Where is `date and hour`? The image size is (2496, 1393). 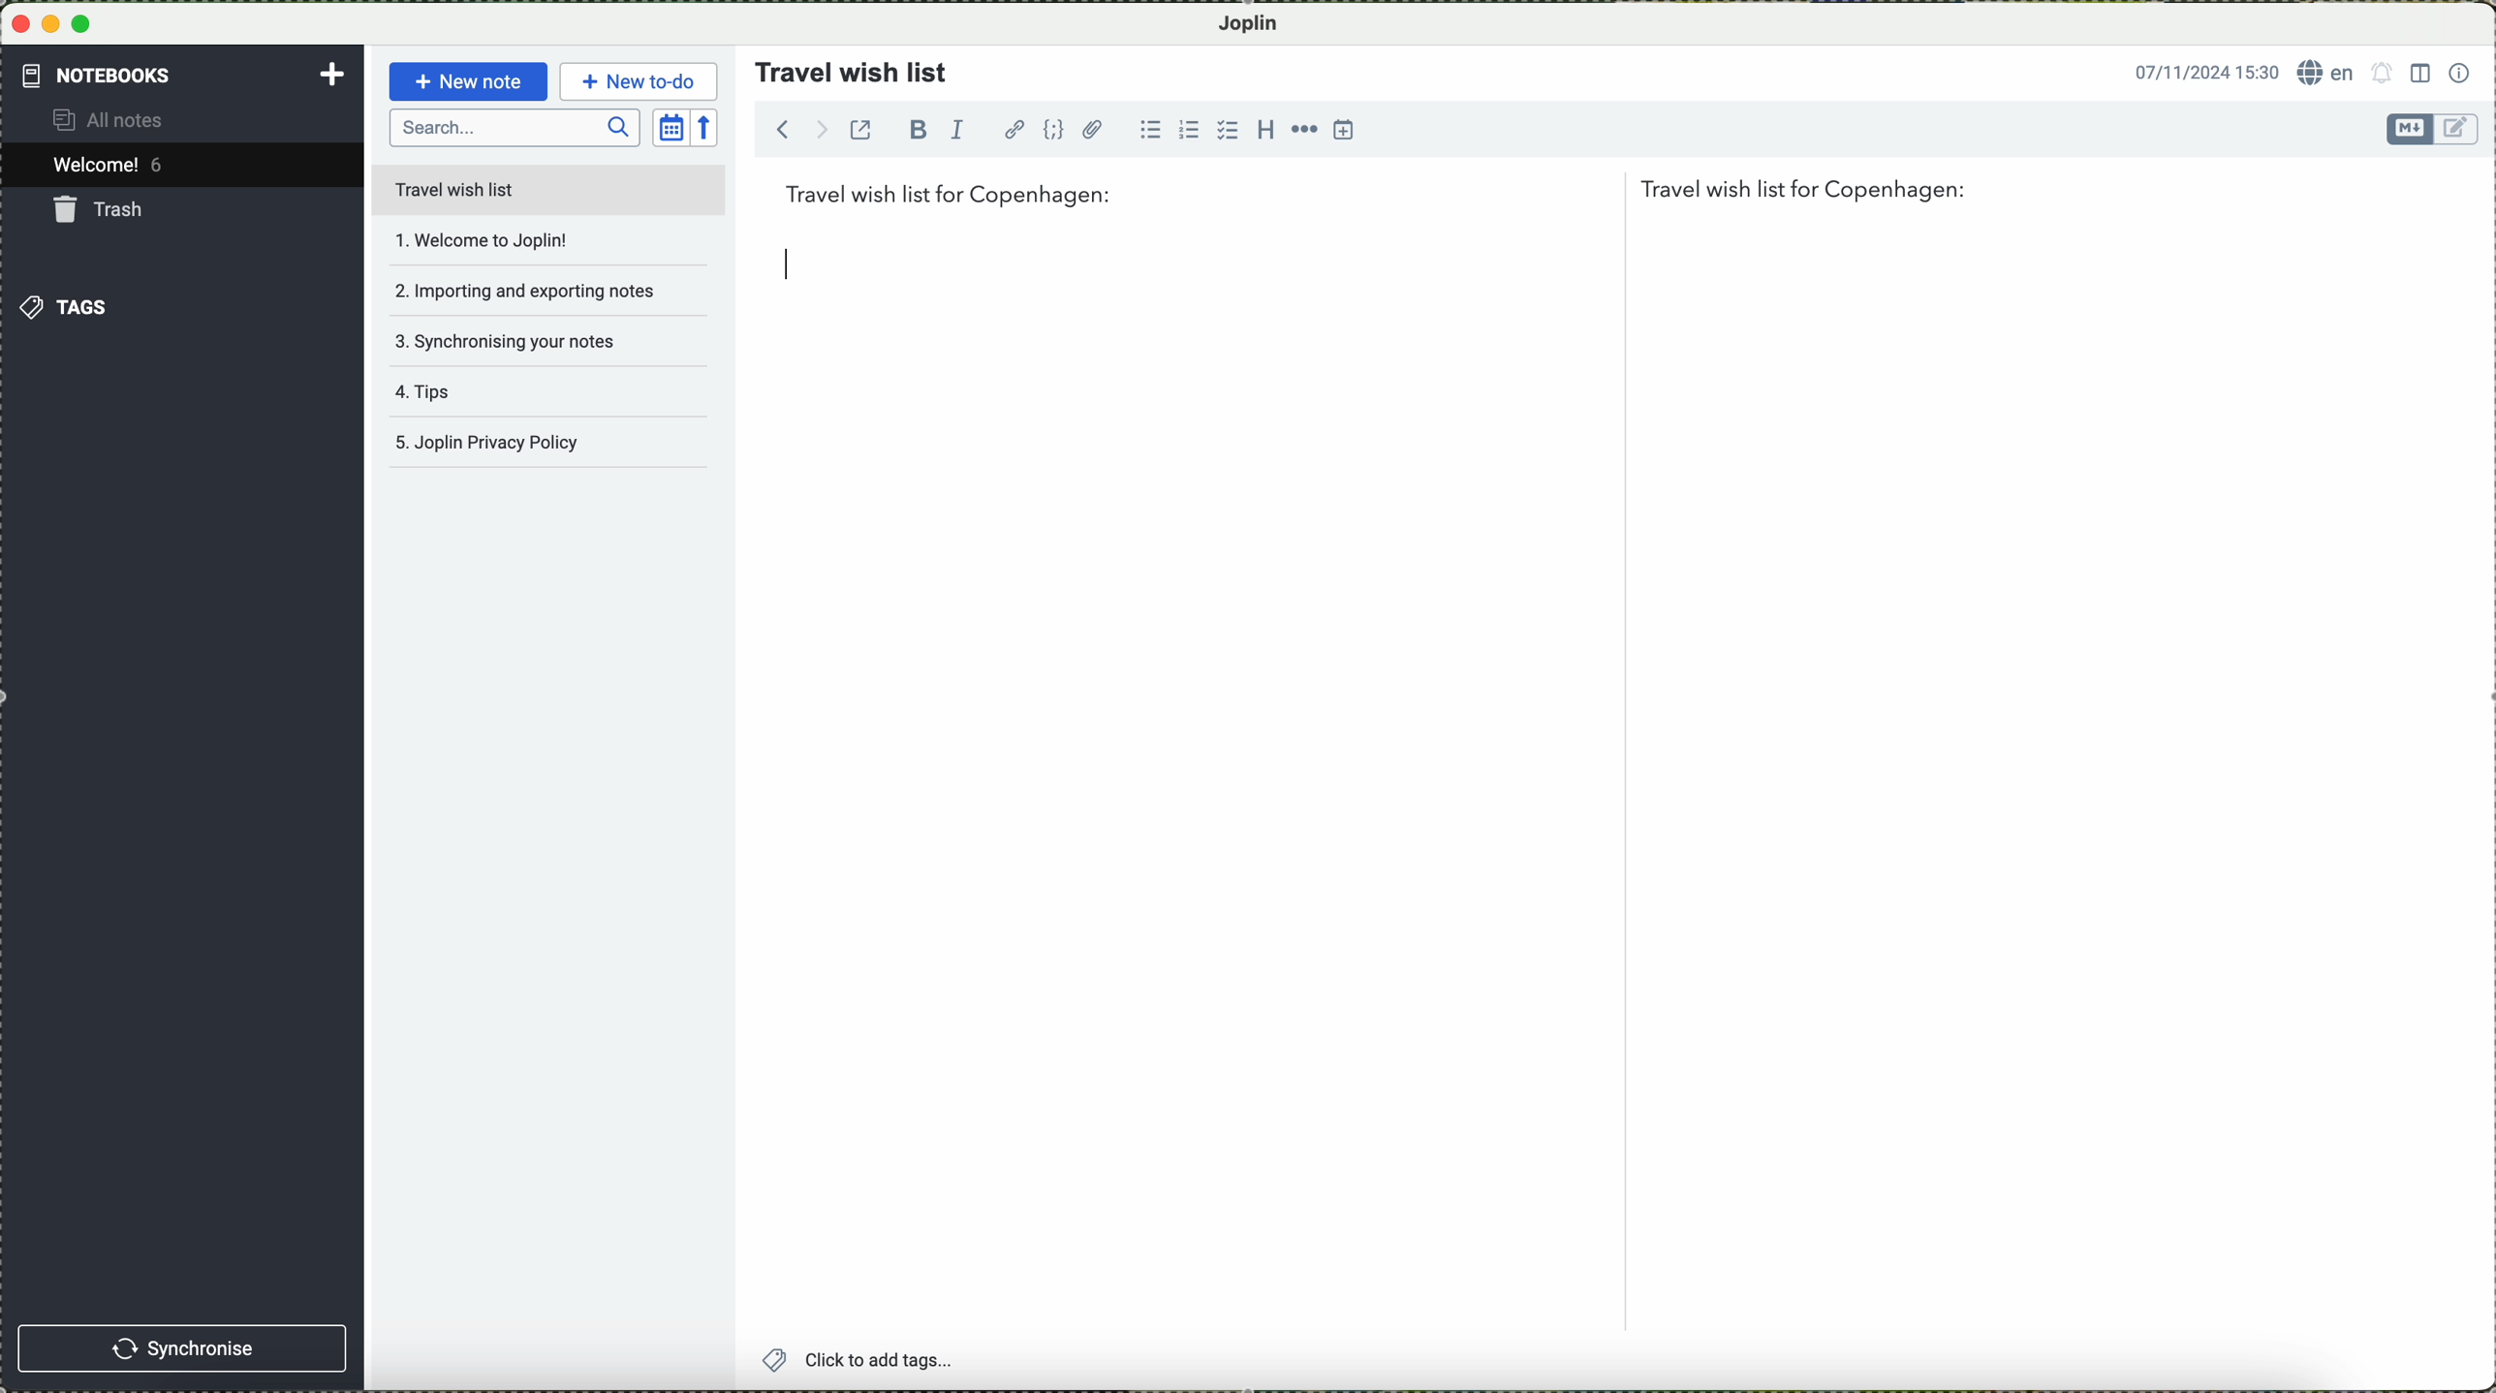 date and hour is located at coordinates (2200, 70).